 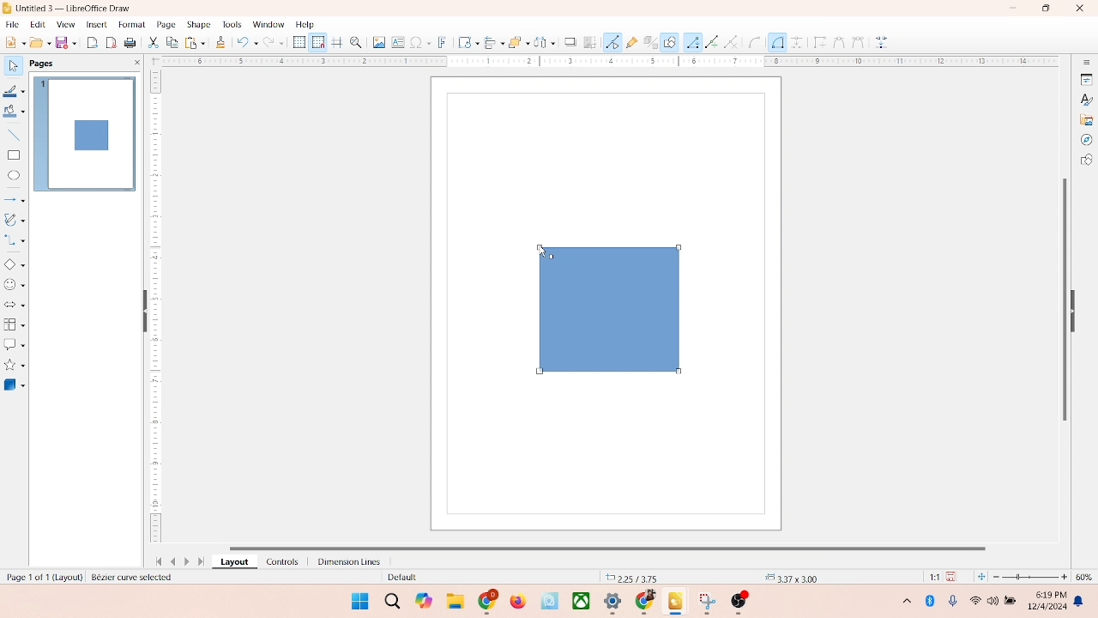 I want to click on Connector tool, so click(x=777, y=42).